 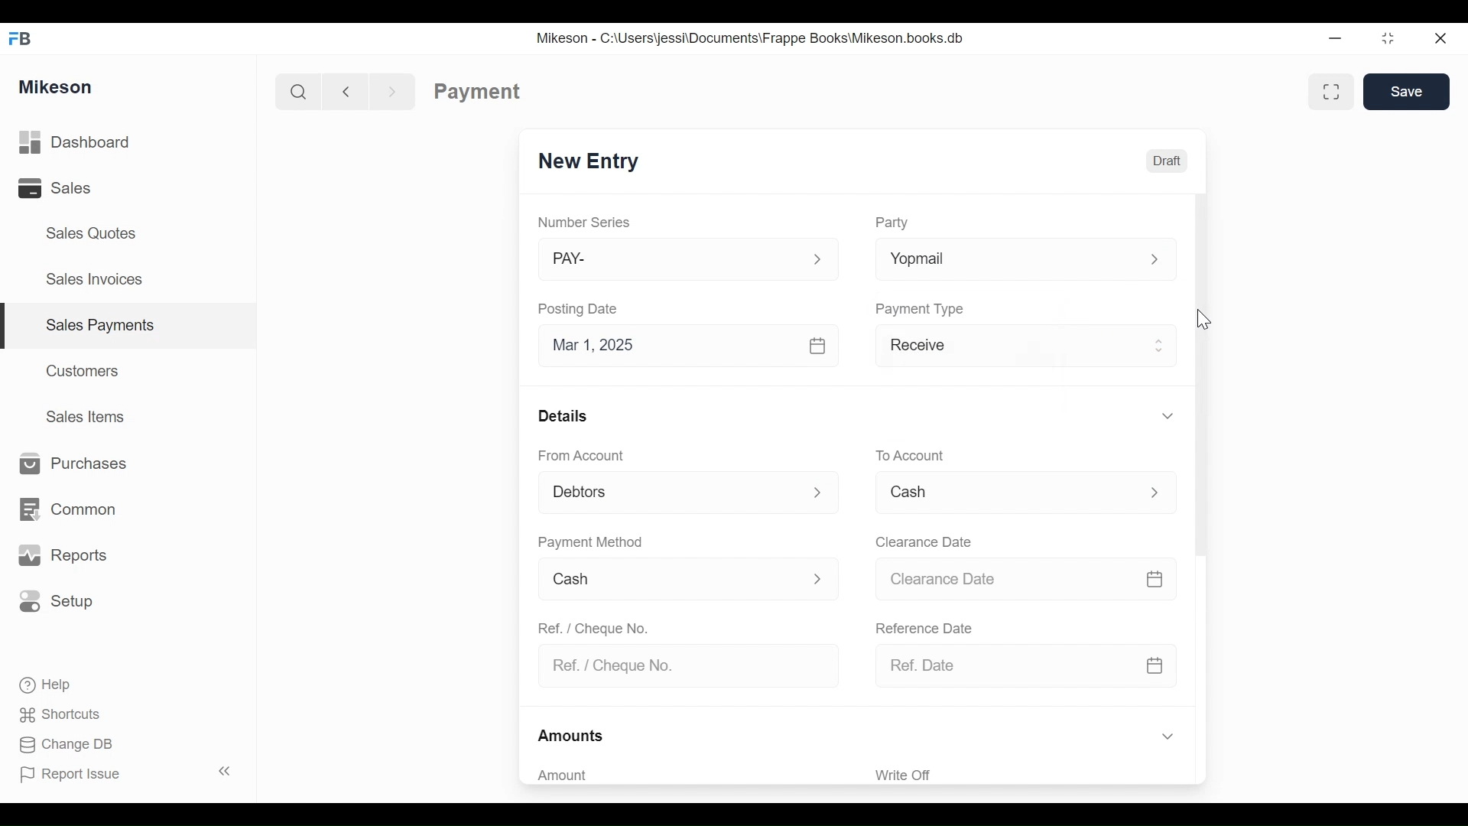 What do you see at coordinates (1167, 414) in the screenshot?
I see `Hide` at bounding box center [1167, 414].